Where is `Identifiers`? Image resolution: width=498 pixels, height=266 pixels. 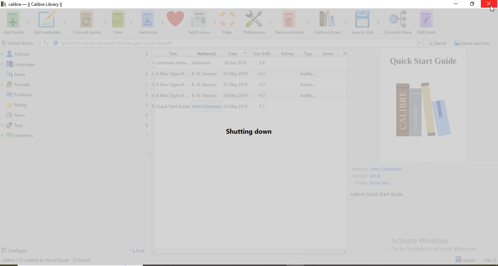
Identifiers is located at coordinates (75, 136).